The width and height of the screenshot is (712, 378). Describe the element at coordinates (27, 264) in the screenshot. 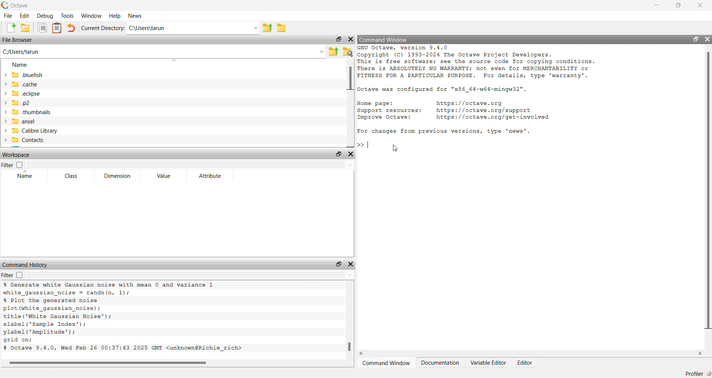

I see `Command History` at that location.